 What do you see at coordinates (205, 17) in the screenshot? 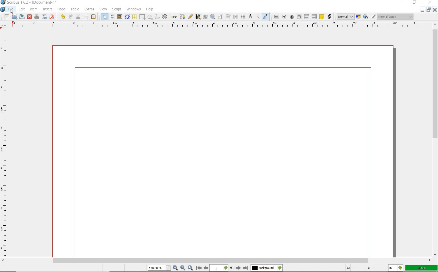
I see `rotate item` at bounding box center [205, 17].